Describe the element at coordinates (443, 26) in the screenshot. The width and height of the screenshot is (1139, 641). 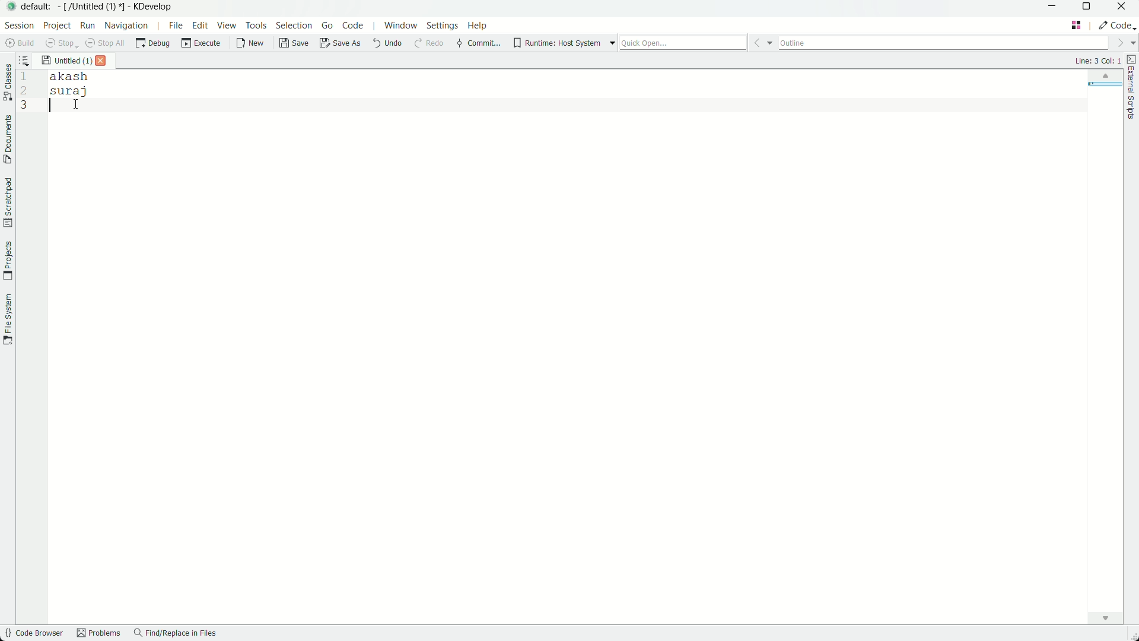
I see `settings menu` at that location.